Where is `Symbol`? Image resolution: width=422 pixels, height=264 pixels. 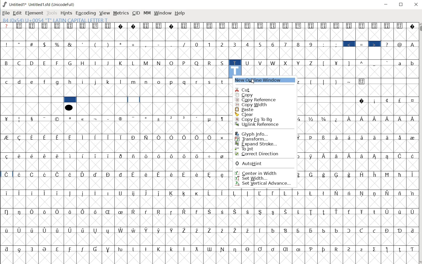 Symbol is located at coordinates (57, 249).